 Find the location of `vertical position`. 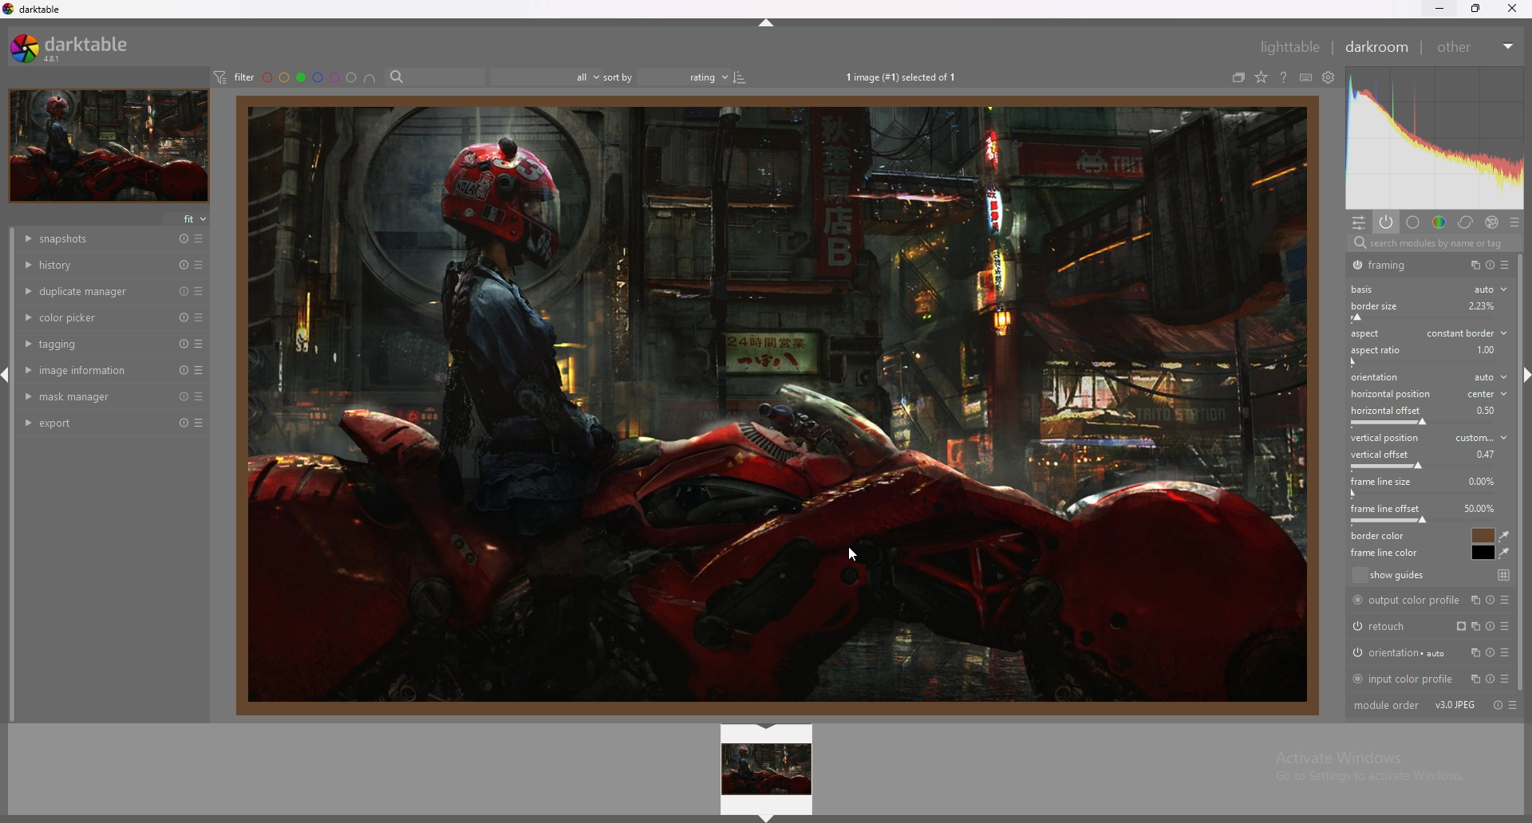

vertical position is located at coordinates (1429, 437).